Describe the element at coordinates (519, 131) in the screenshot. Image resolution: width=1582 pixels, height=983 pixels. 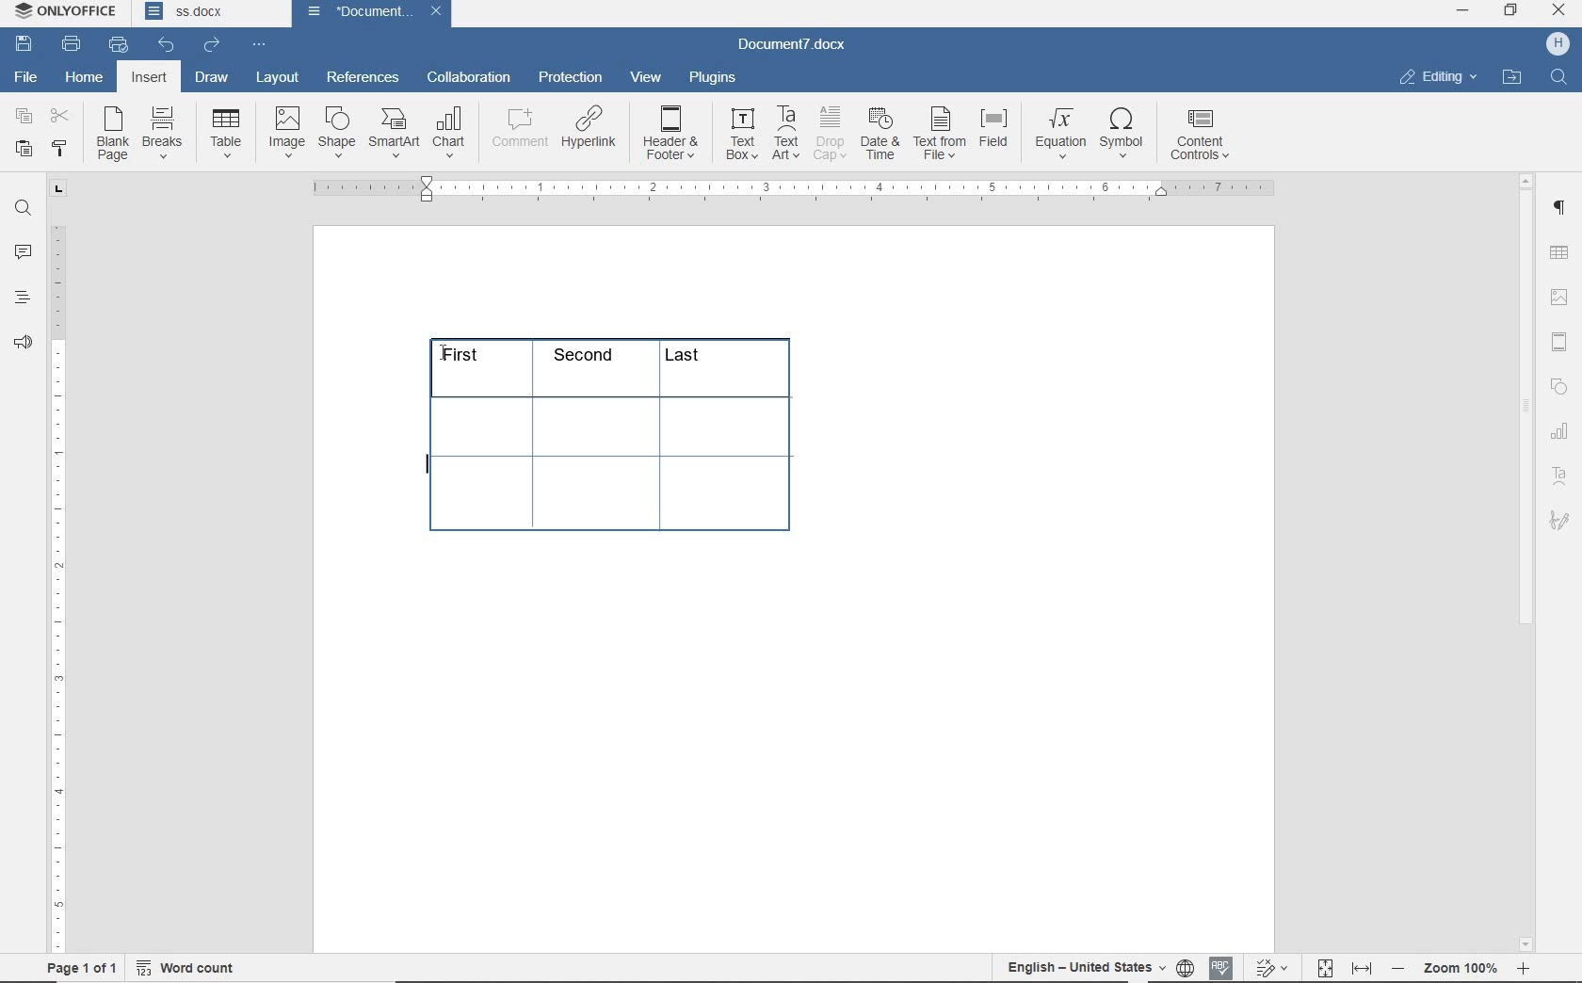
I see `comment` at that location.